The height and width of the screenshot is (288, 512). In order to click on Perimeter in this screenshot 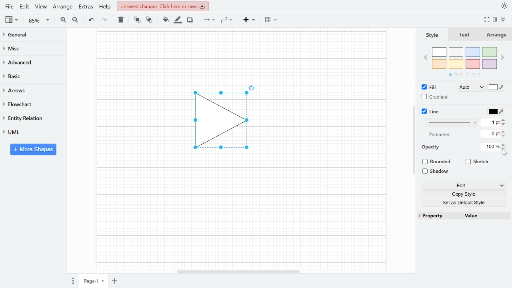, I will do `click(438, 135)`.